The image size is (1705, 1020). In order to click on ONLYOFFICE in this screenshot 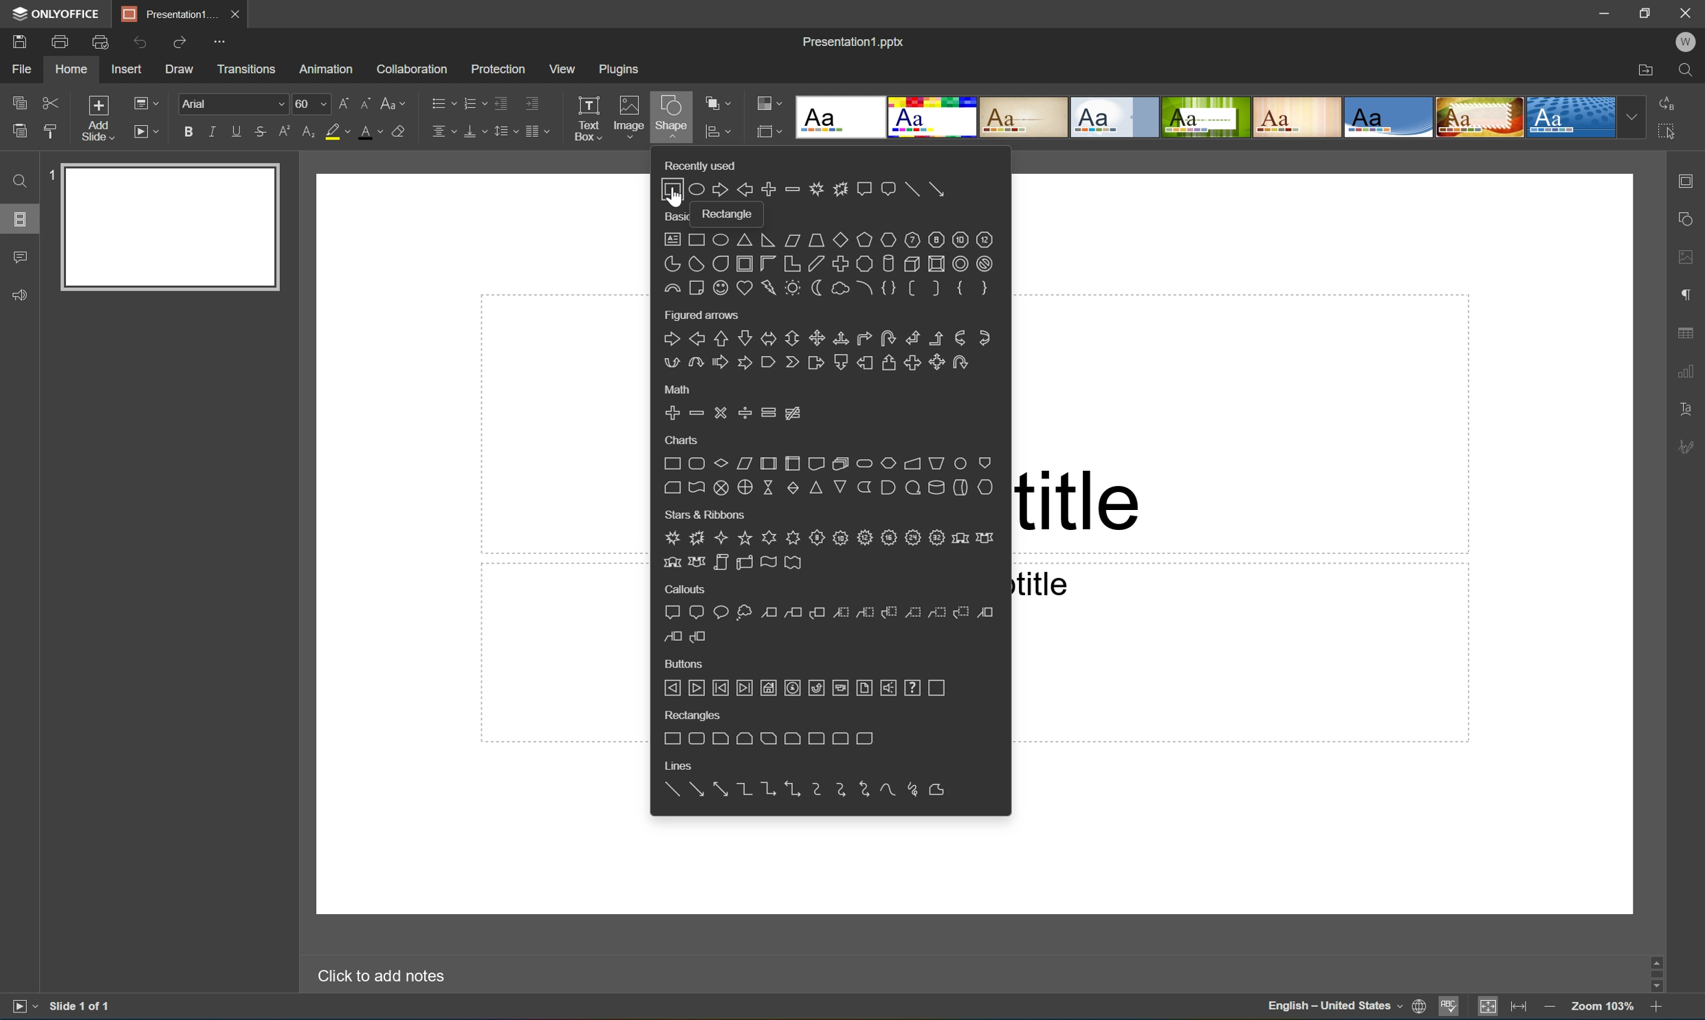, I will do `click(58, 14)`.